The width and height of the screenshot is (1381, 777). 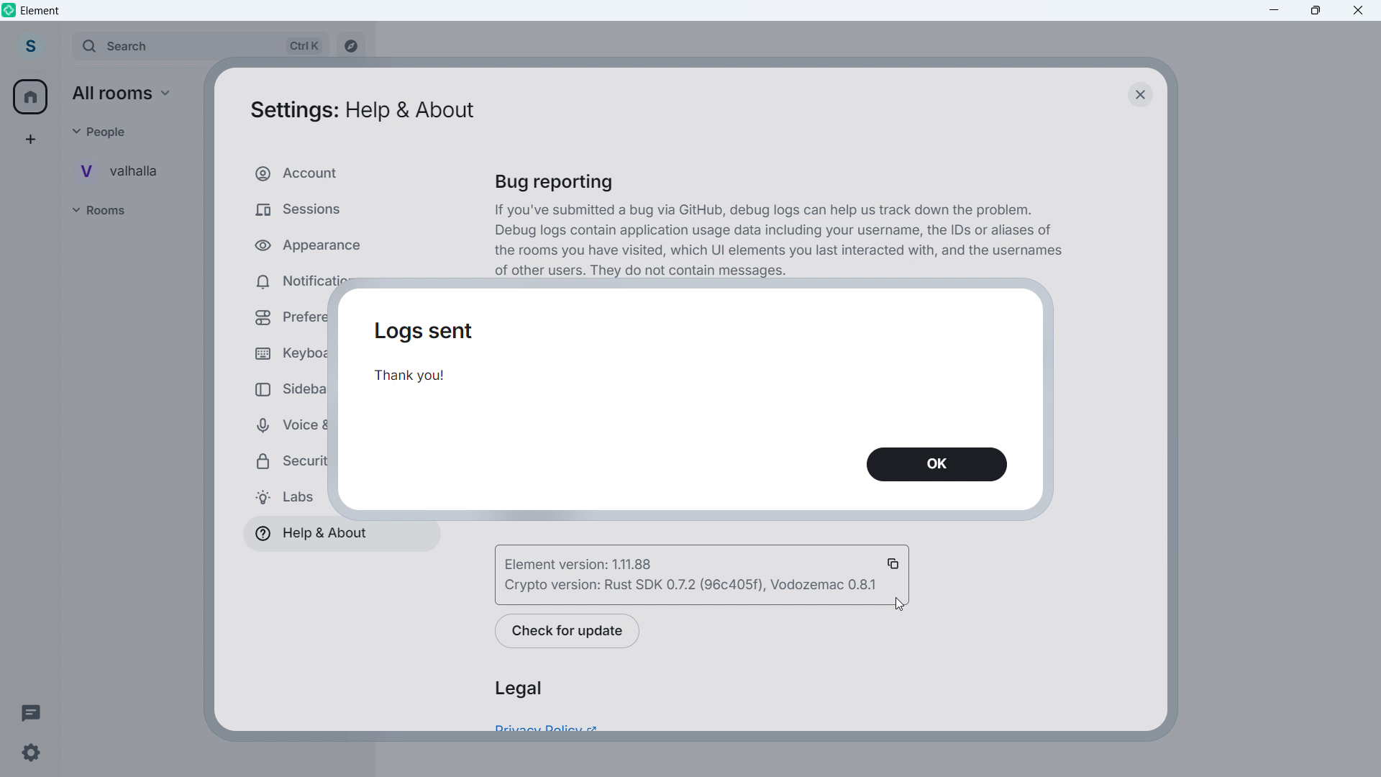 I want to click on Account , so click(x=332, y=173).